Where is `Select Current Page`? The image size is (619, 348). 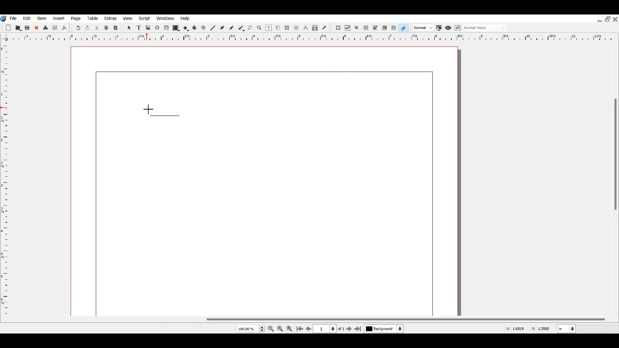 Select Current Page is located at coordinates (251, 329).